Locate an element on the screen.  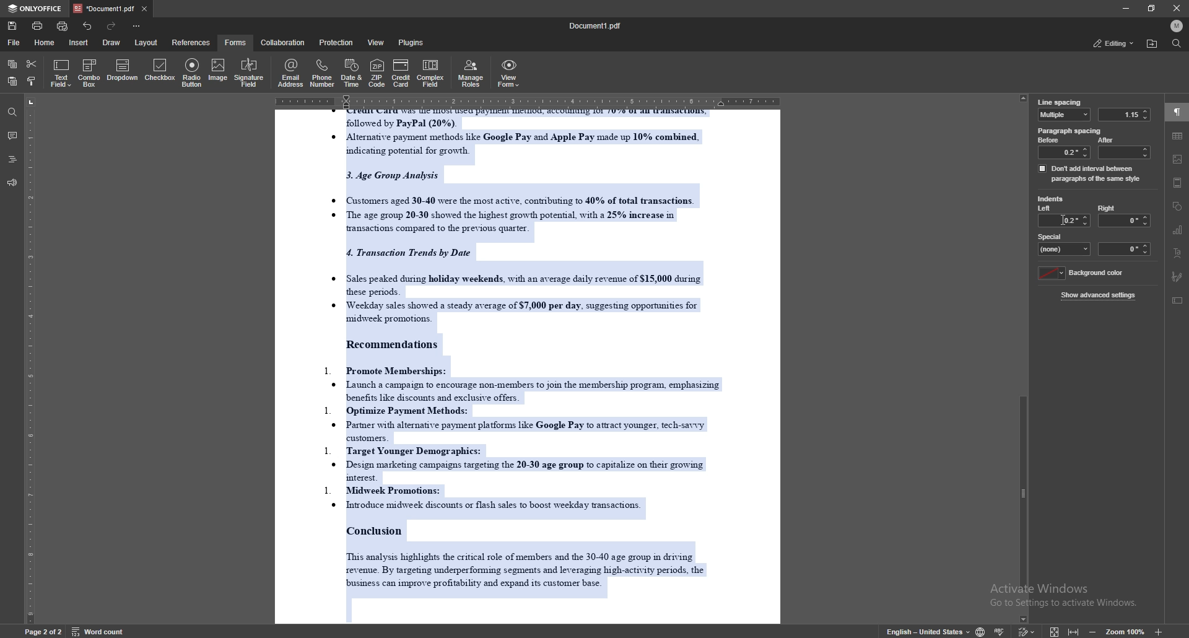
dont add interval between paragraph of same style is located at coordinates (1090, 173).